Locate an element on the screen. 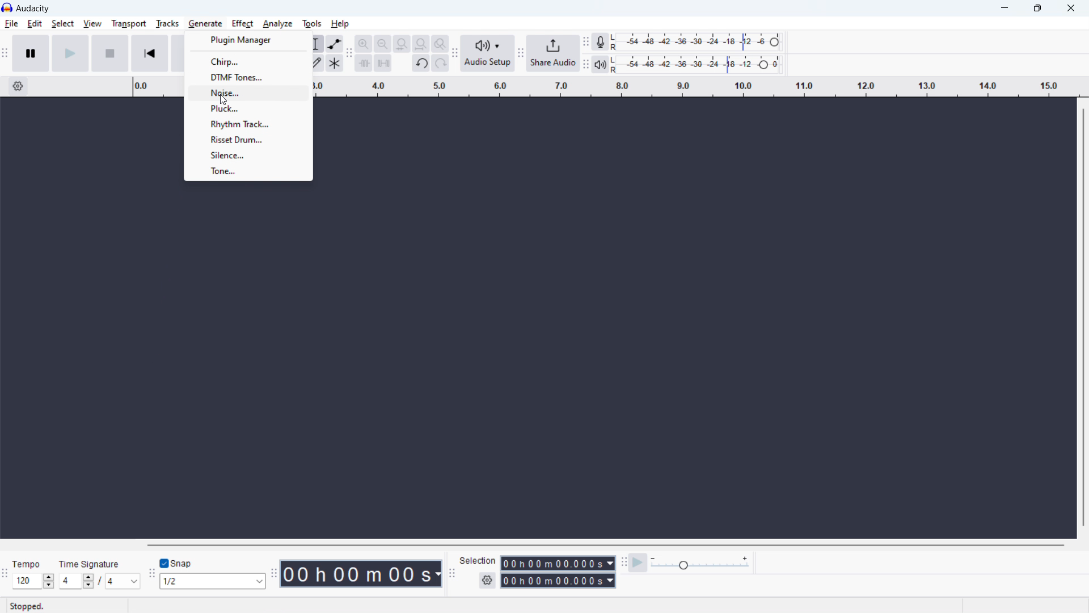 This screenshot has height=613, width=1089. enveloop tool is located at coordinates (335, 44).